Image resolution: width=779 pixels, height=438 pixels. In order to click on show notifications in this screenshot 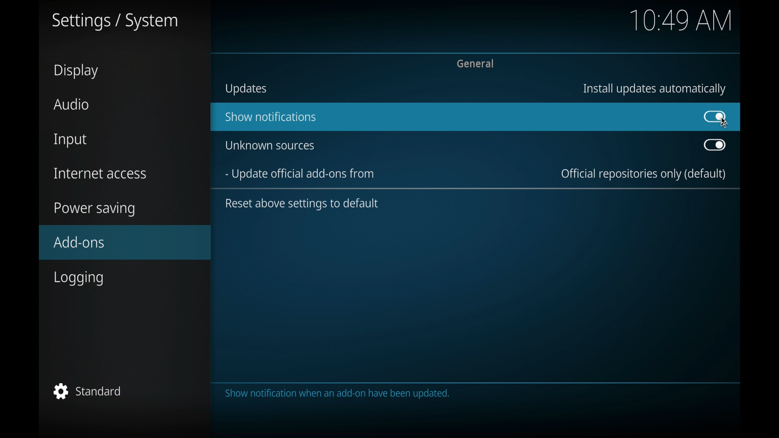, I will do `click(270, 117)`.